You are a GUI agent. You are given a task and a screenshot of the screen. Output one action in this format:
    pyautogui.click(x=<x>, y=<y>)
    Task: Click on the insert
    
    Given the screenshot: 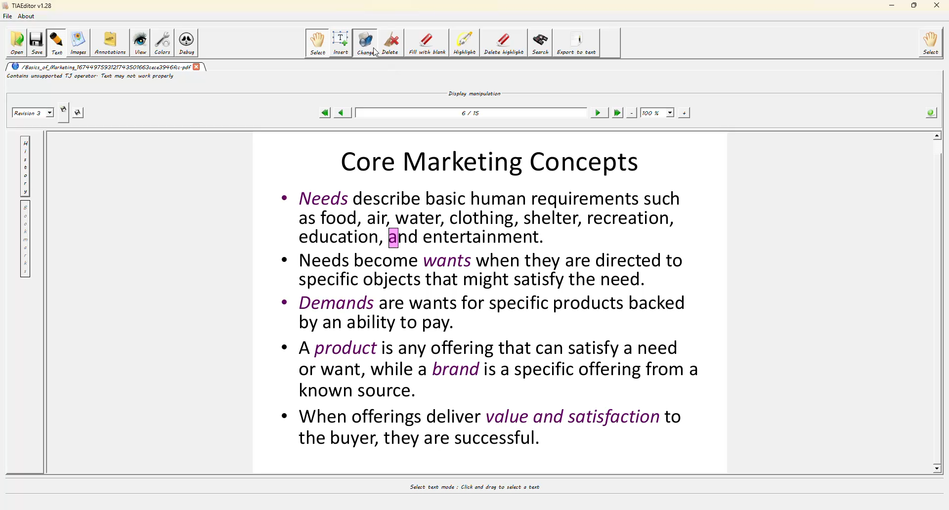 What is the action you would take?
    pyautogui.click(x=341, y=42)
    